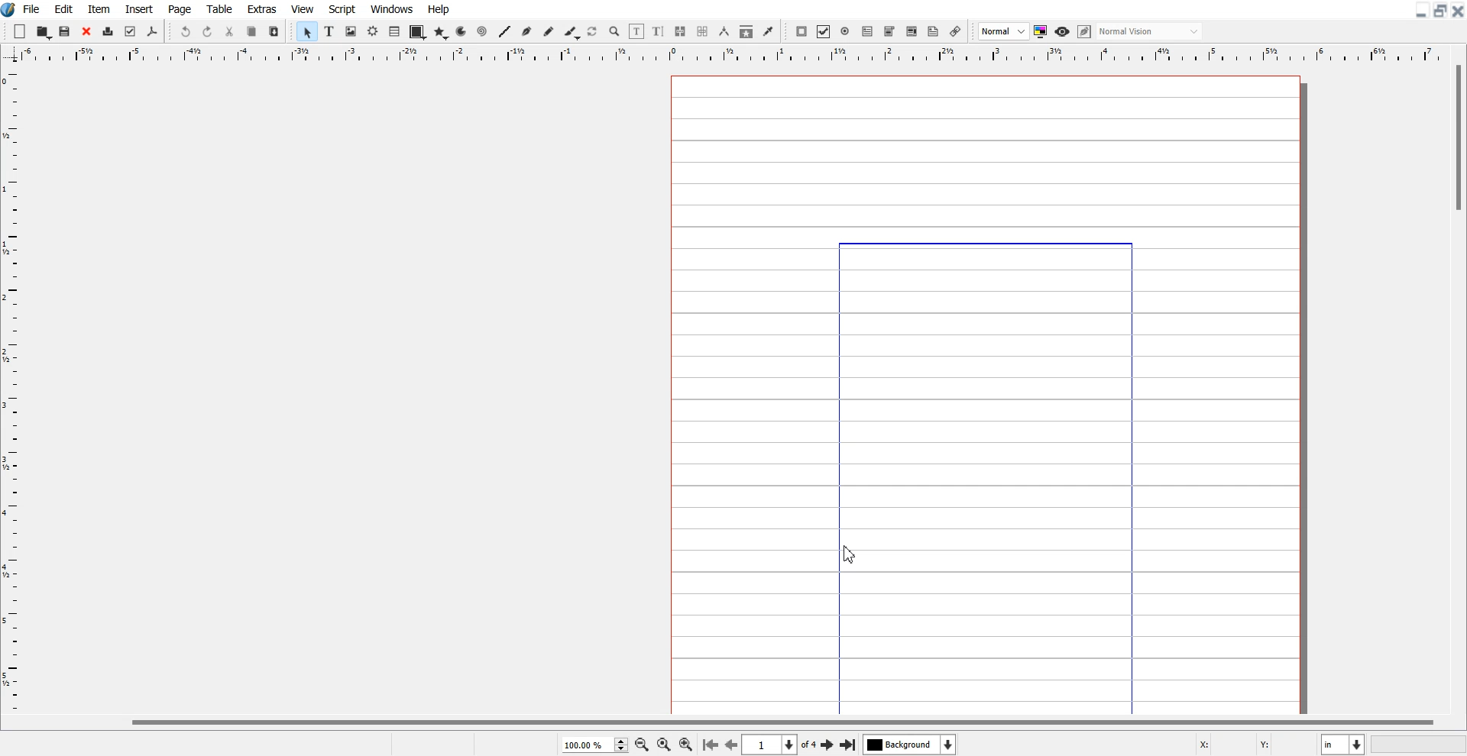  What do you see at coordinates (330, 31) in the screenshot?
I see `Text Frame` at bounding box center [330, 31].